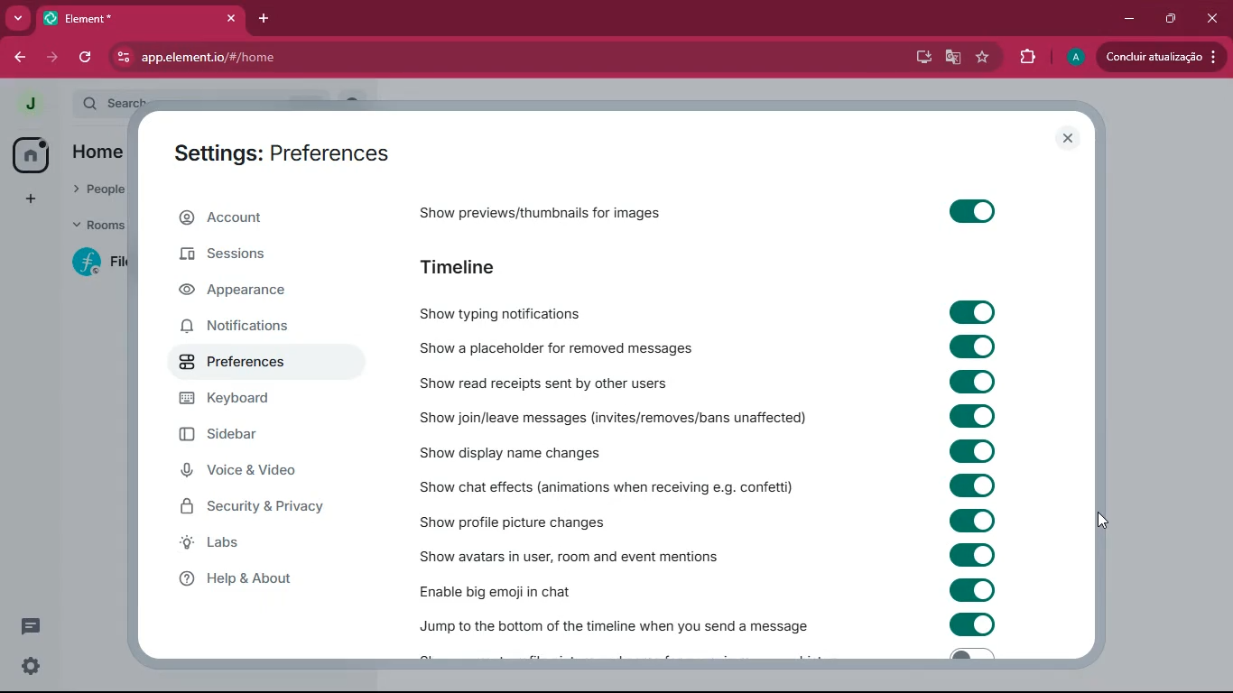 Image resolution: width=1233 pixels, height=693 pixels. Describe the element at coordinates (922, 57) in the screenshot. I see `desktop` at that location.